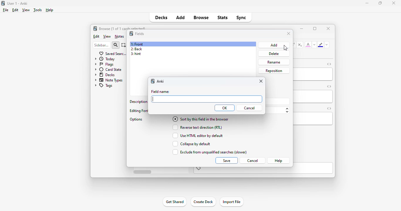 The height and width of the screenshot is (211, 401). What do you see at coordinates (138, 44) in the screenshot?
I see `1: front` at bounding box center [138, 44].